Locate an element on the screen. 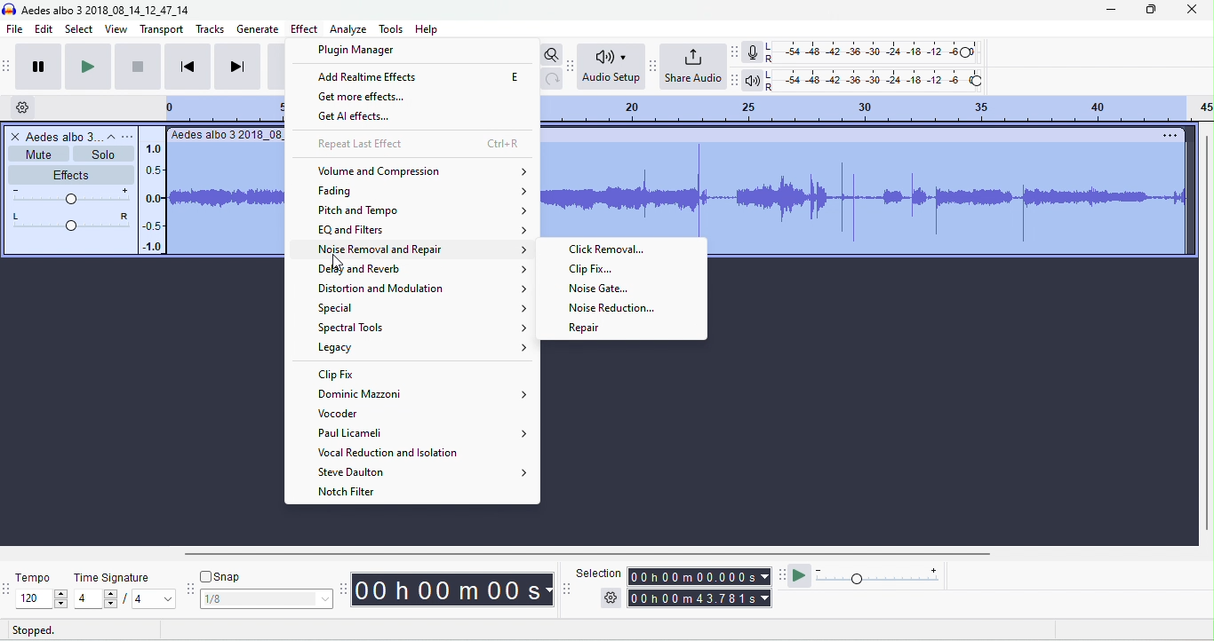 The image size is (1214, 641). distortion and modulation is located at coordinates (419, 289).